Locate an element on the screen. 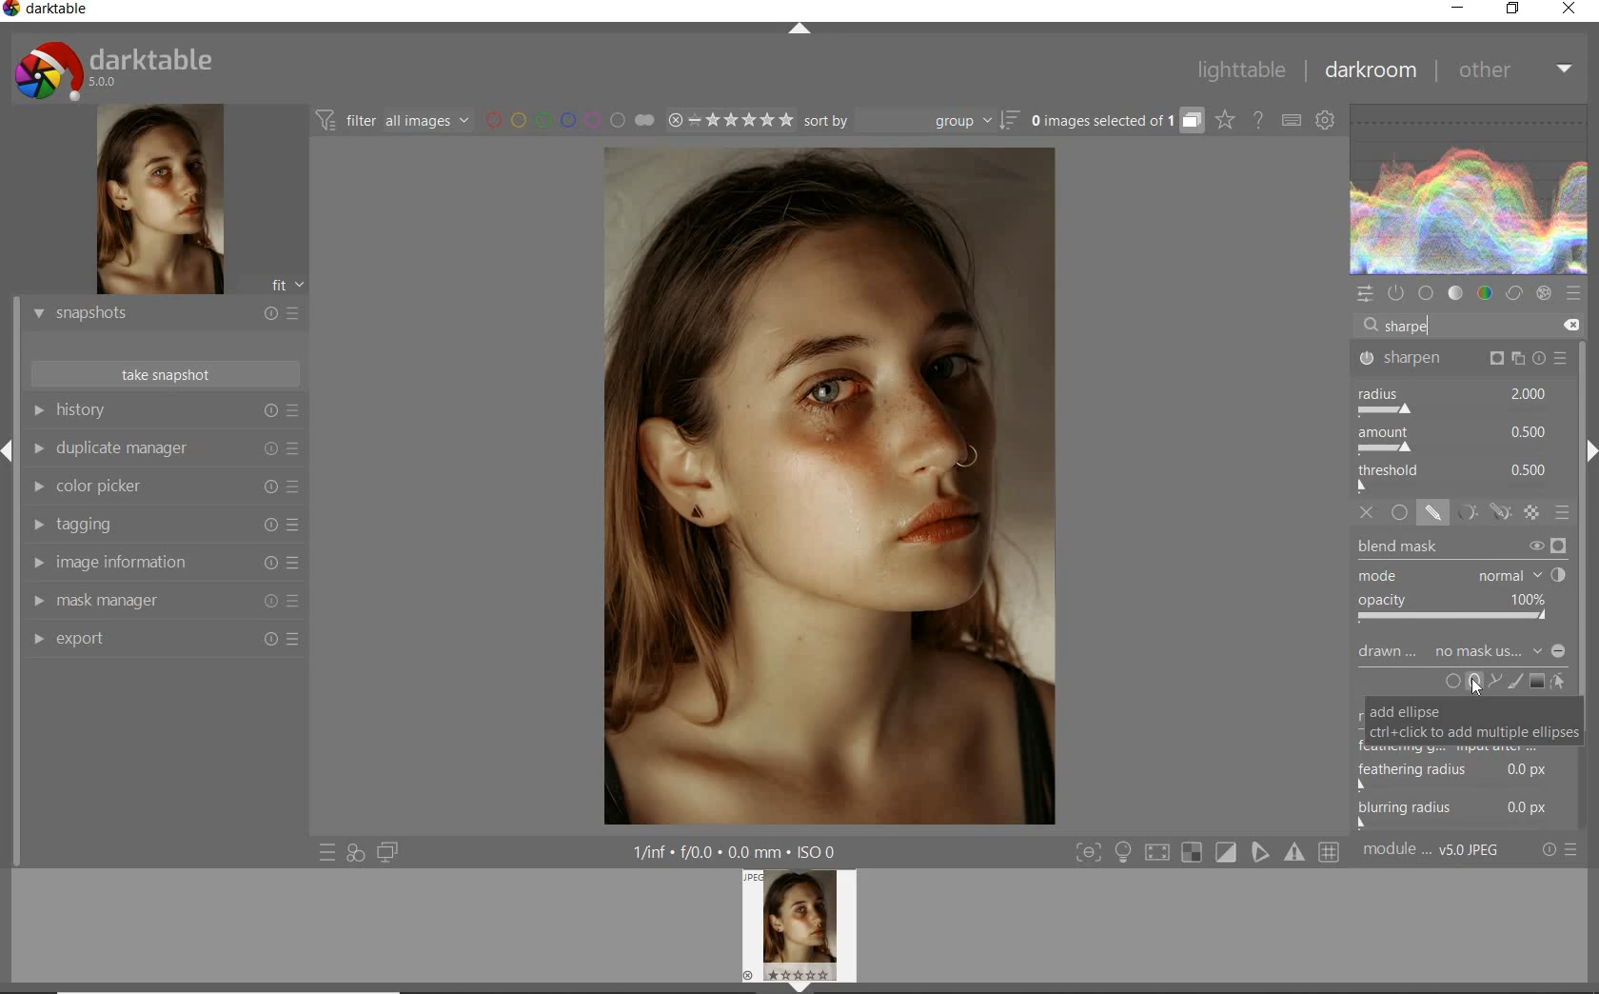  range rating of selected images is located at coordinates (729, 122).